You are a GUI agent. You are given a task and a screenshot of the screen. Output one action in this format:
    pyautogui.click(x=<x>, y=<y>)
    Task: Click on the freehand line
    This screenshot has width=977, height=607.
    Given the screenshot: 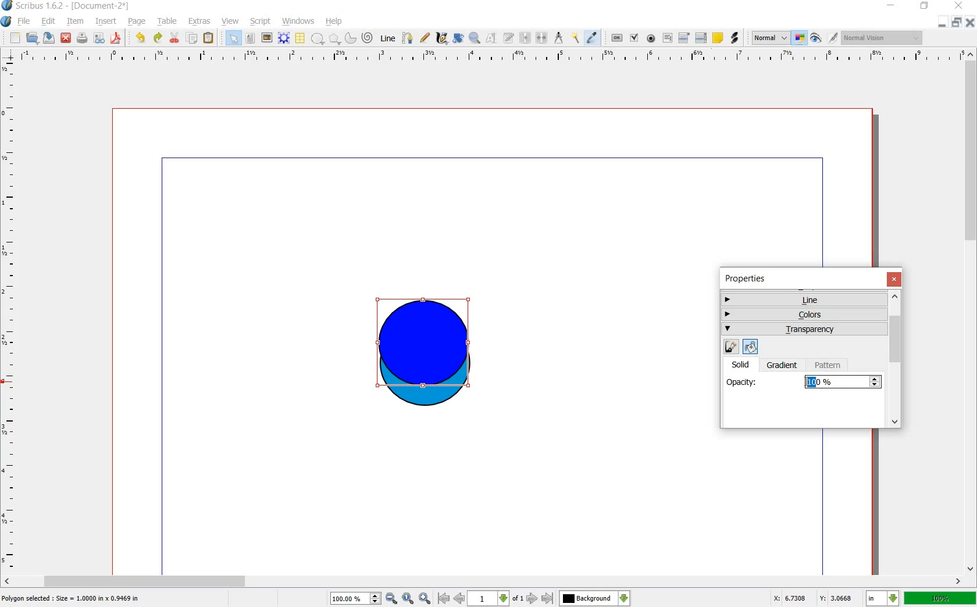 What is the action you would take?
    pyautogui.click(x=426, y=38)
    